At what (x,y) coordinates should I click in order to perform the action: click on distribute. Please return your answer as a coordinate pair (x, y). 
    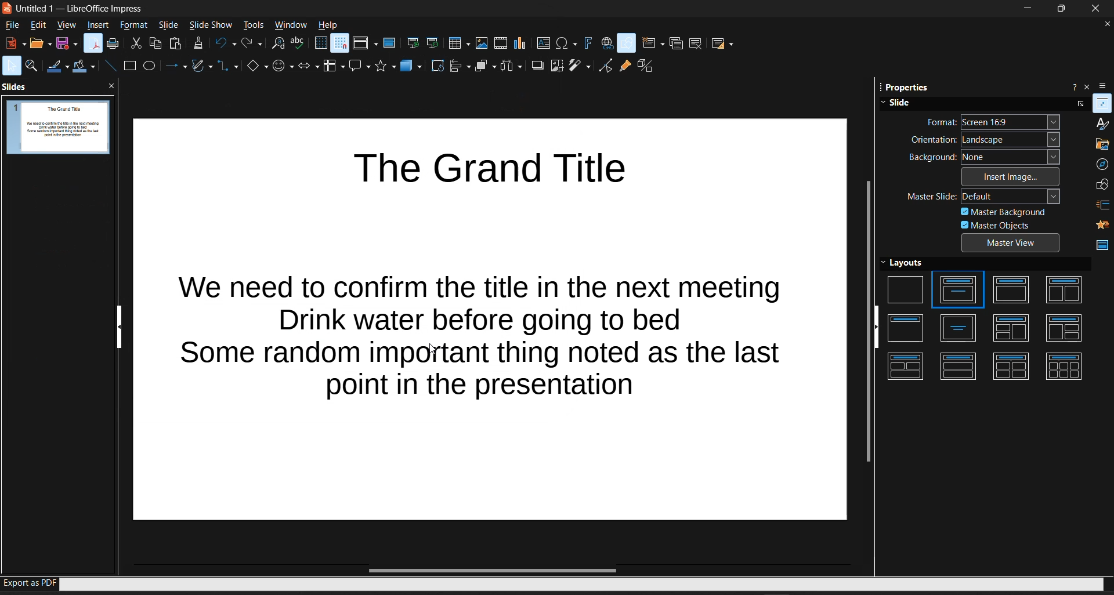
    Looking at the image, I should click on (512, 66).